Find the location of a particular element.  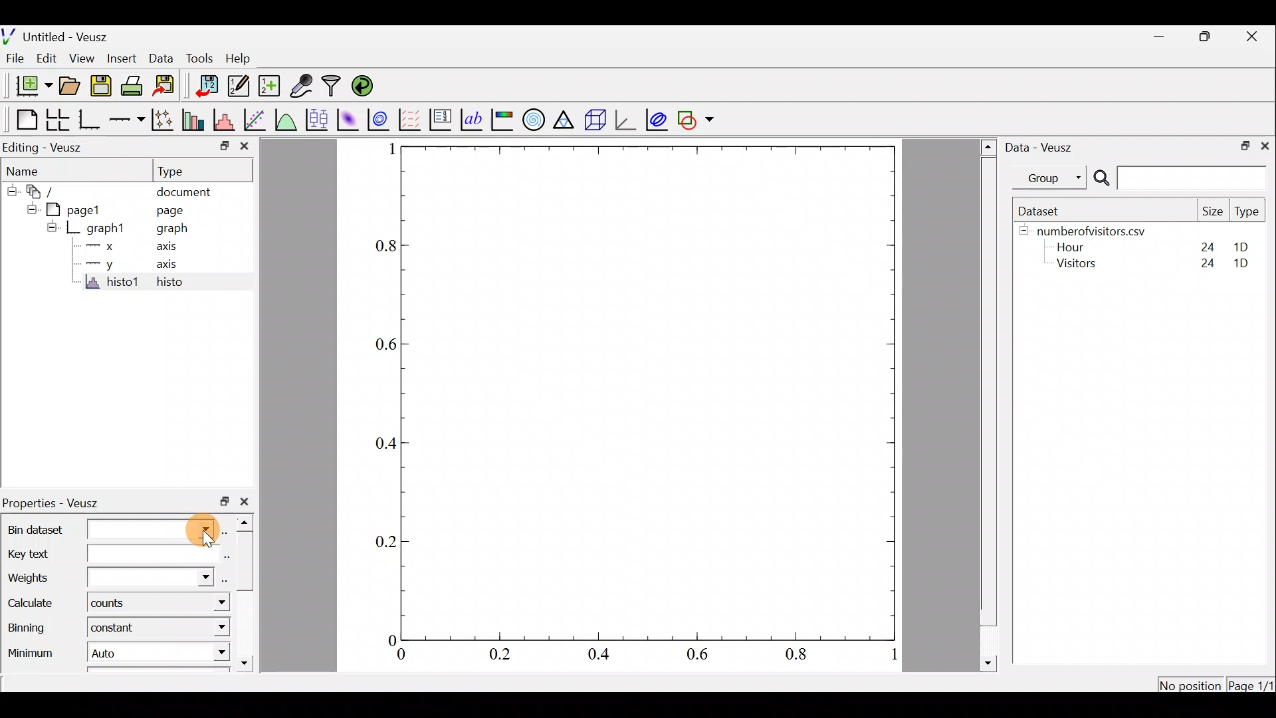

Binning is located at coordinates (29, 631).